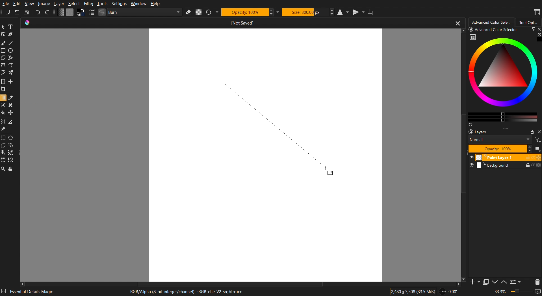  I want to click on Filter, so click(88, 4).